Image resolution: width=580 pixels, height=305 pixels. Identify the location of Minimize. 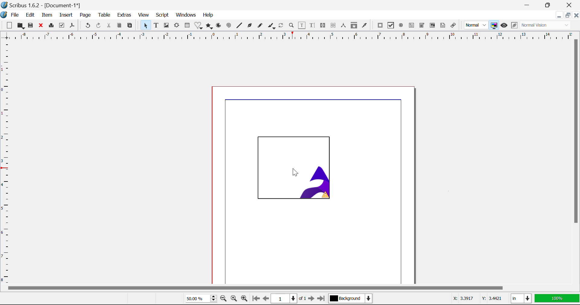
(549, 5).